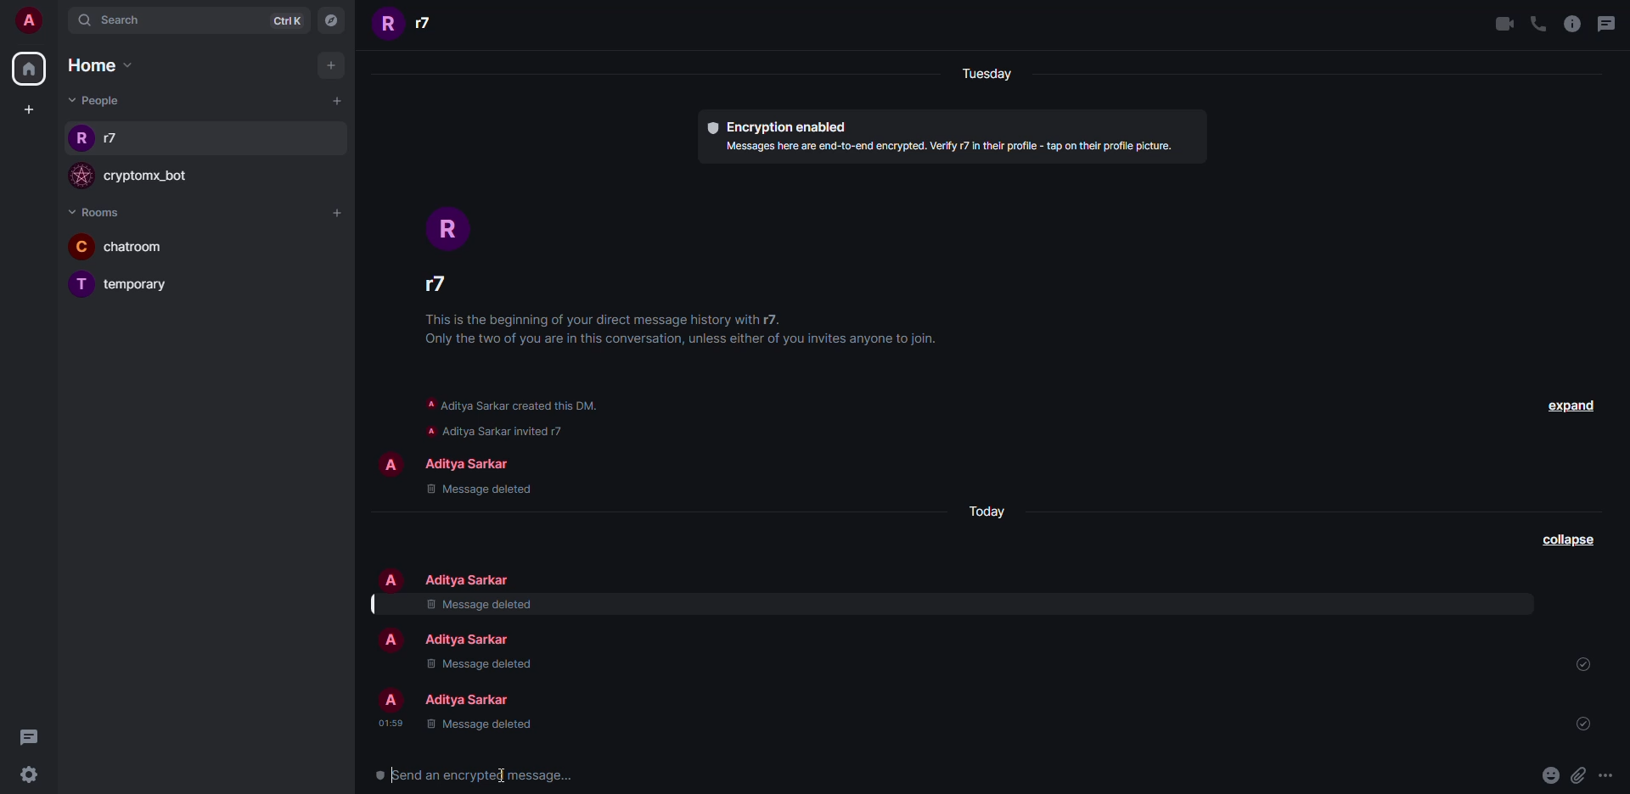  Describe the element at coordinates (433, 287) in the screenshot. I see `people` at that location.